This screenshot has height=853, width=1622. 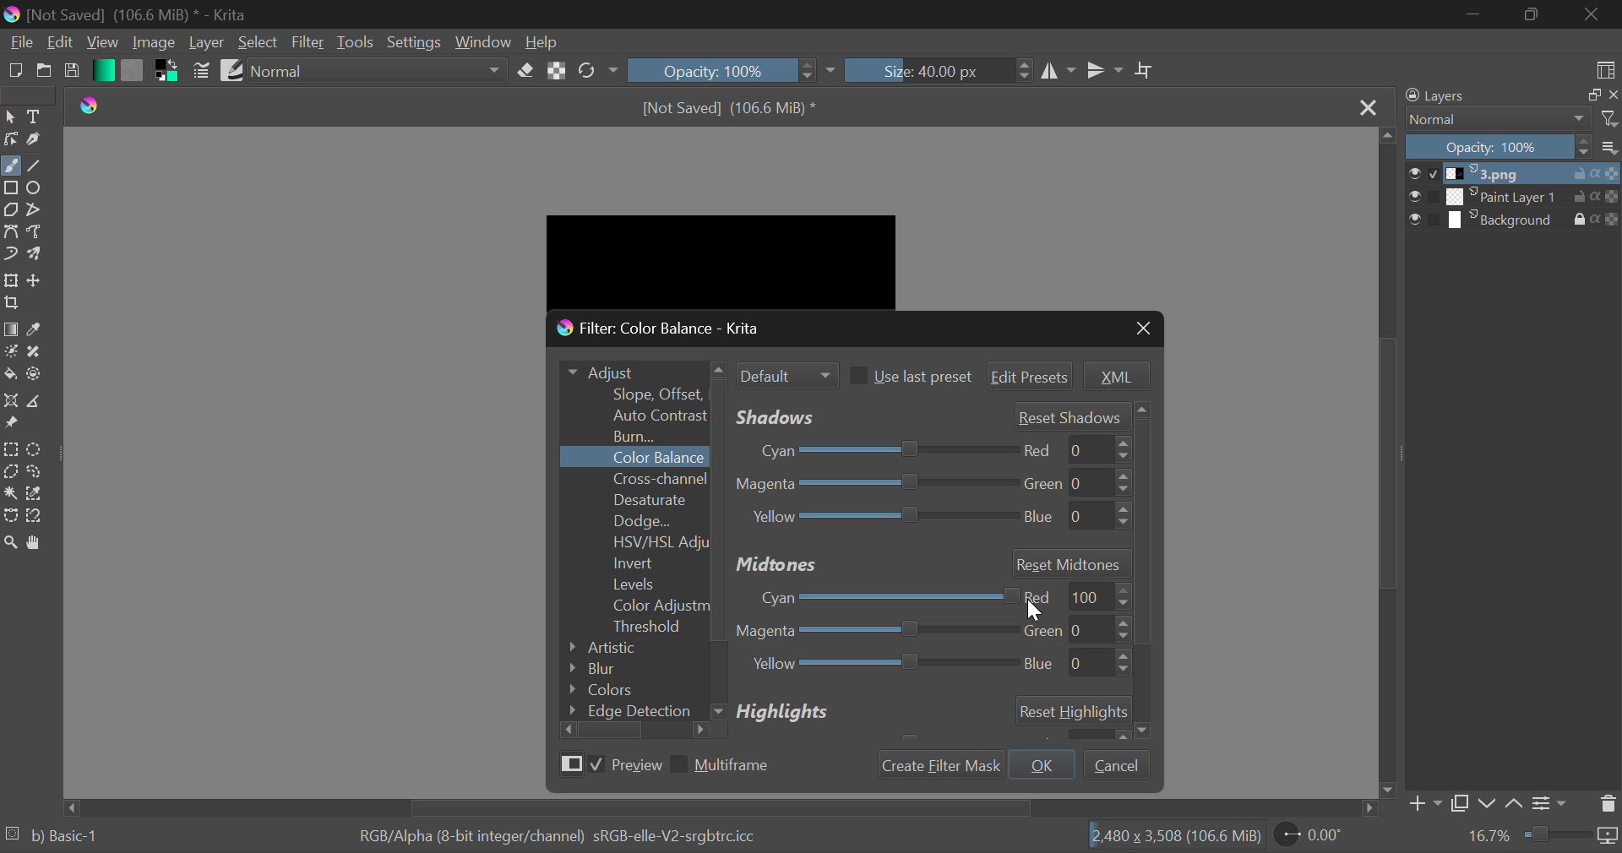 What do you see at coordinates (35, 116) in the screenshot?
I see `Text` at bounding box center [35, 116].